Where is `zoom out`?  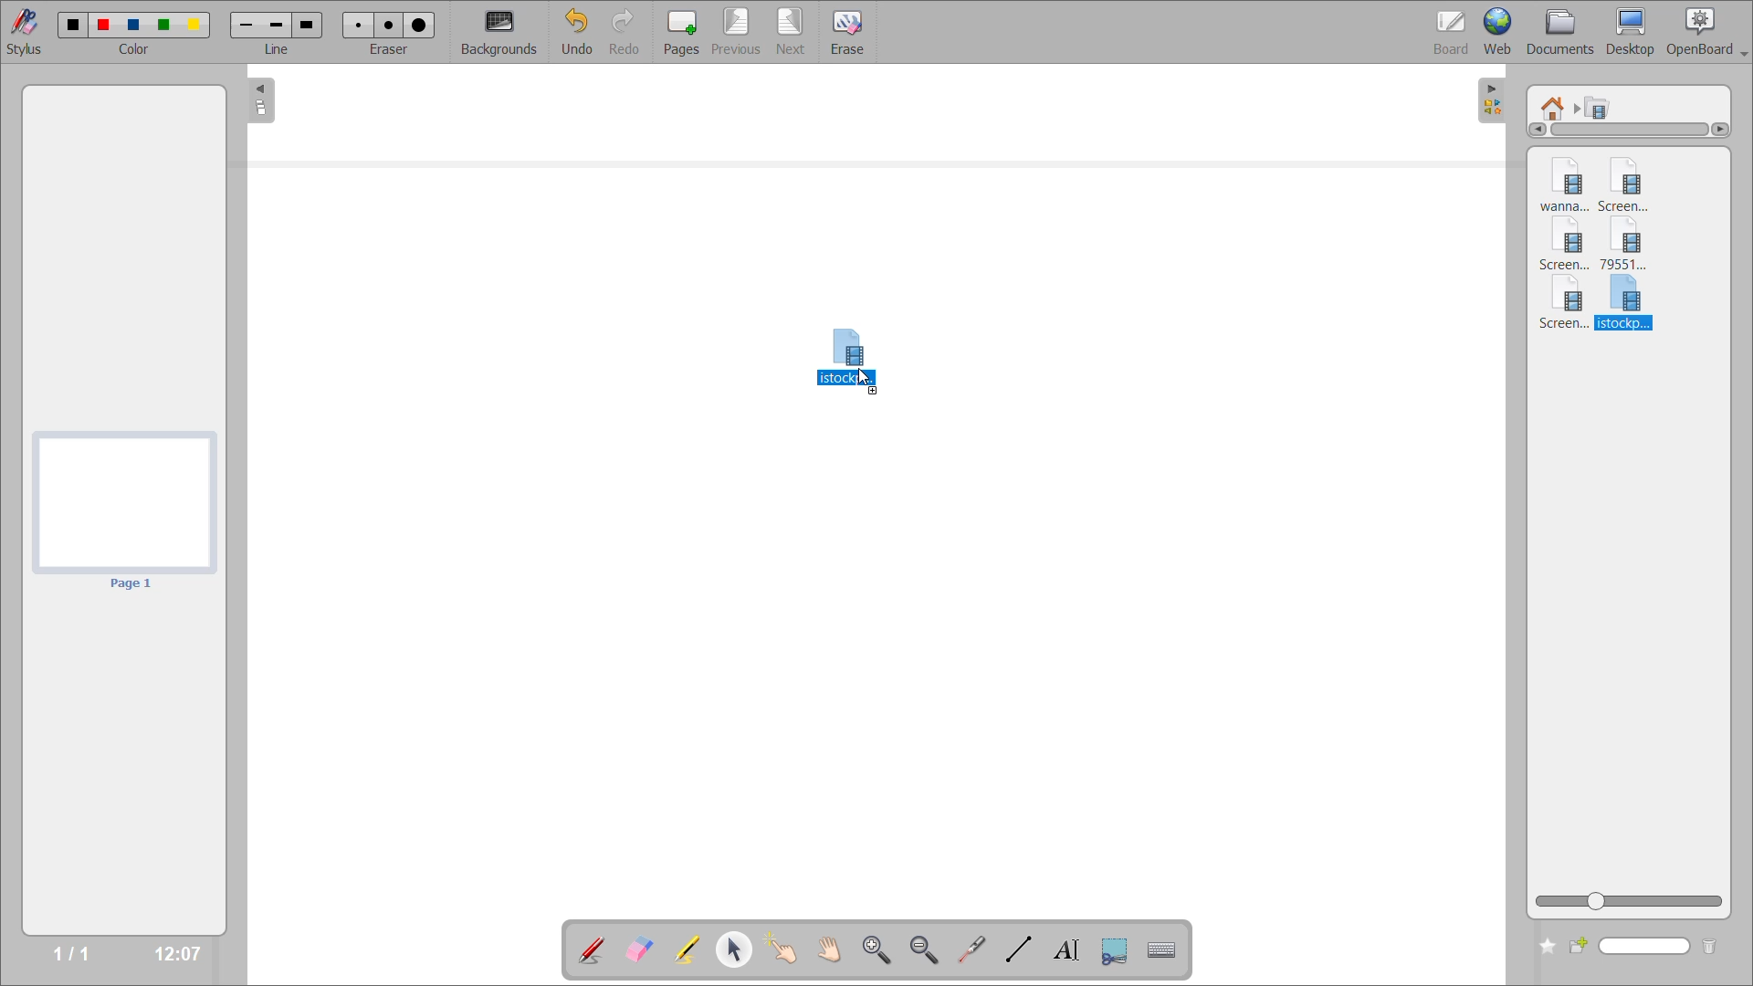 zoom out is located at coordinates (926, 949).